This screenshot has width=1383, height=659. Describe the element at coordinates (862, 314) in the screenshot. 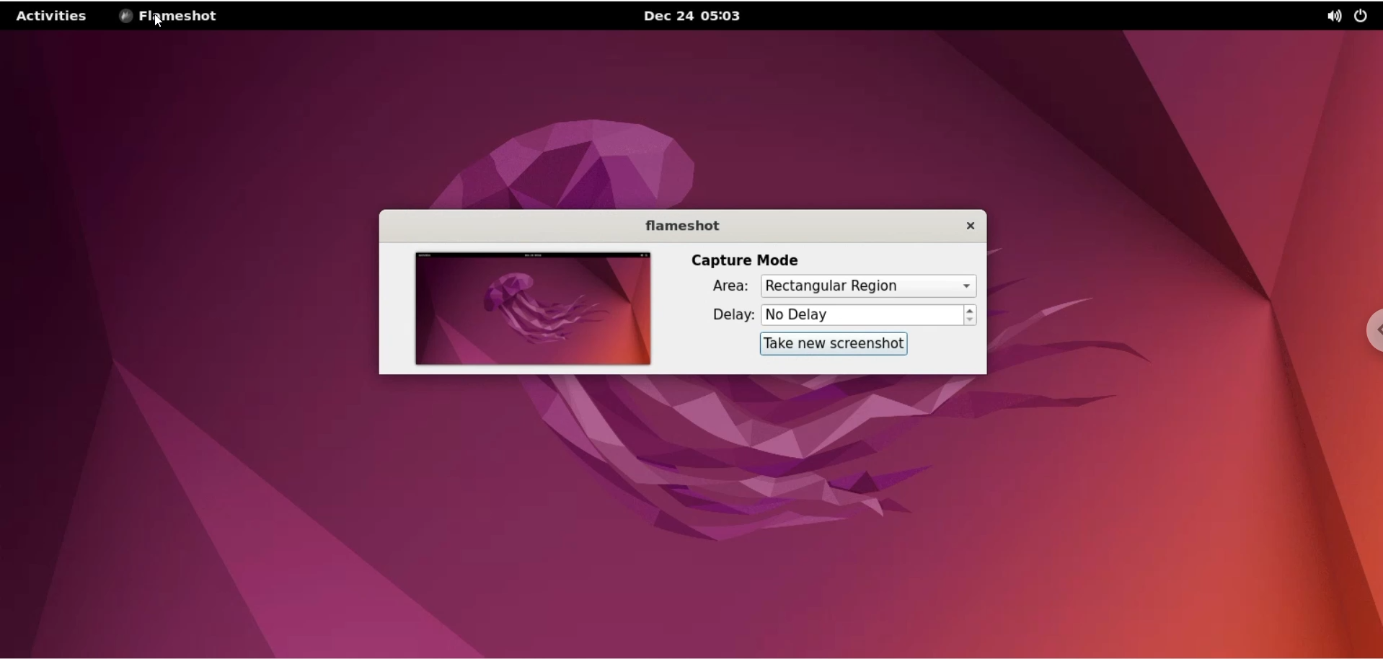

I see `No Delay` at that location.